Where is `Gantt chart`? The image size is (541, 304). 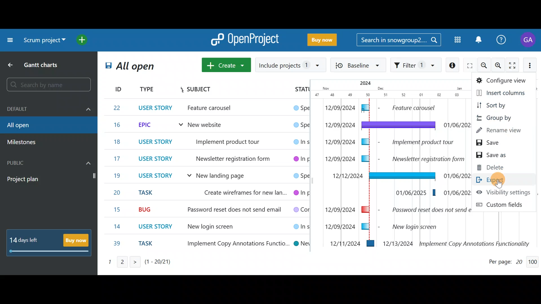 Gantt chart is located at coordinates (384, 164).